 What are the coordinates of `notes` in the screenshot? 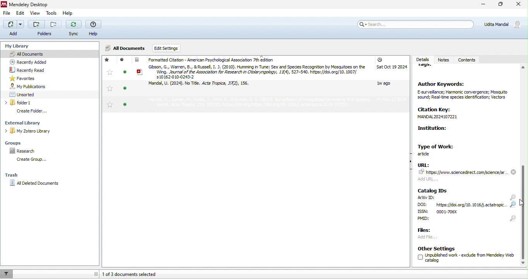 It's located at (443, 57).